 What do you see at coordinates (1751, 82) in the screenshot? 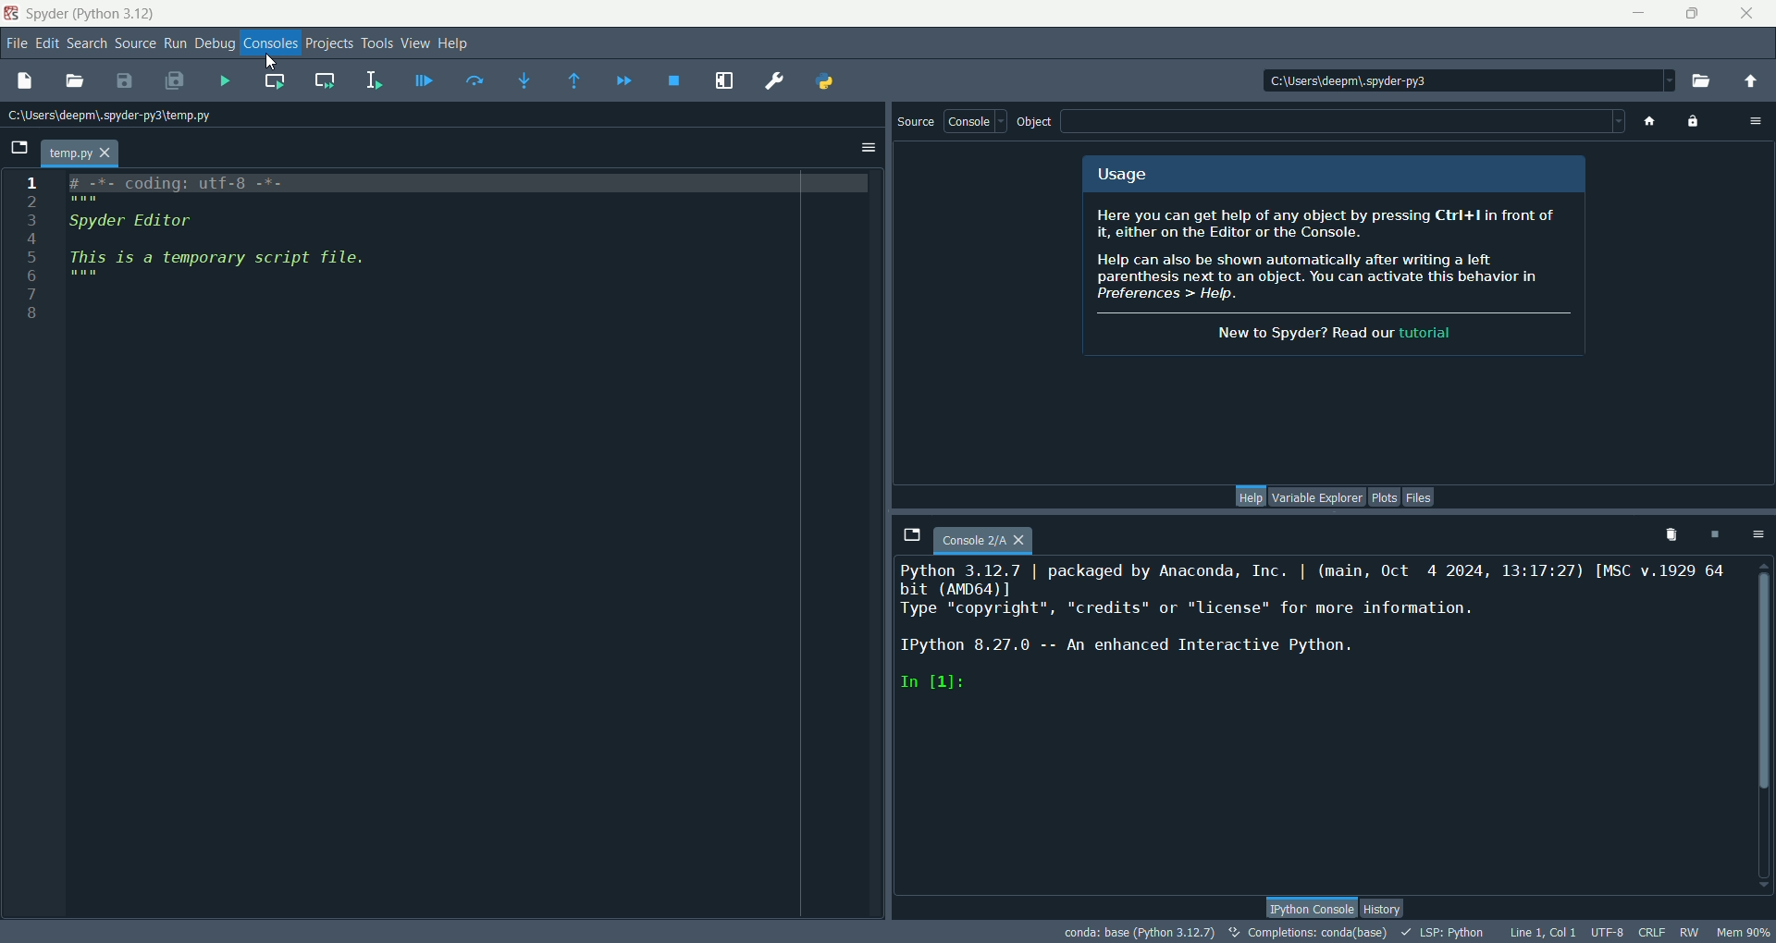
I see `parent directory` at bounding box center [1751, 82].